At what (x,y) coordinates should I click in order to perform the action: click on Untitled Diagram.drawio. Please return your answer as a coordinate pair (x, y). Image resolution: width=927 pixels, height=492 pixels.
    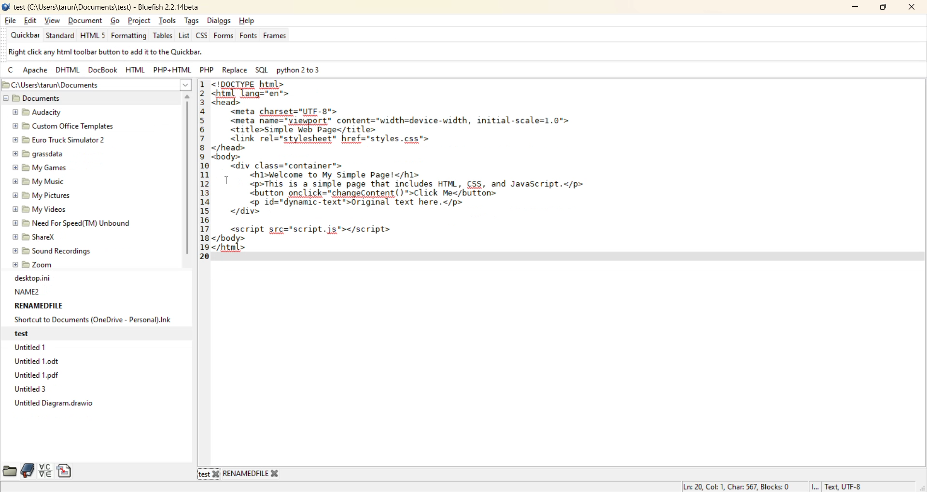
    Looking at the image, I should click on (51, 403).